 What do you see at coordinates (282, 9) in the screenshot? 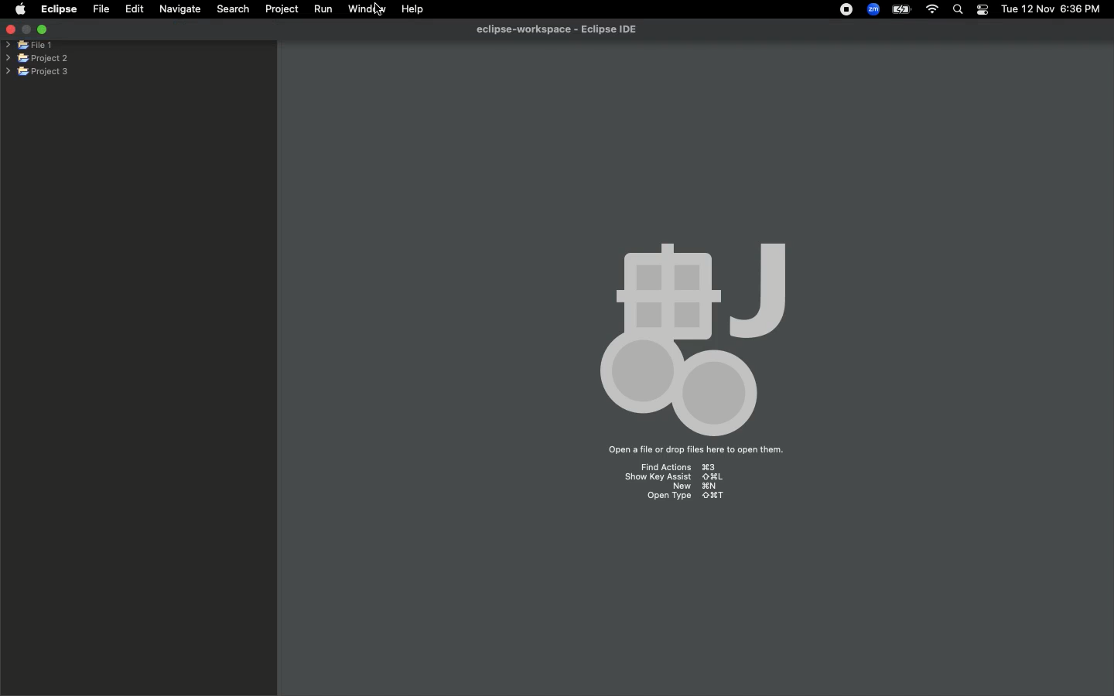
I see `Project` at bounding box center [282, 9].